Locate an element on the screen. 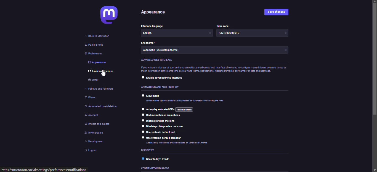 The height and width of the screenshot is (172, 377). account is located at coordinates (94, 115).